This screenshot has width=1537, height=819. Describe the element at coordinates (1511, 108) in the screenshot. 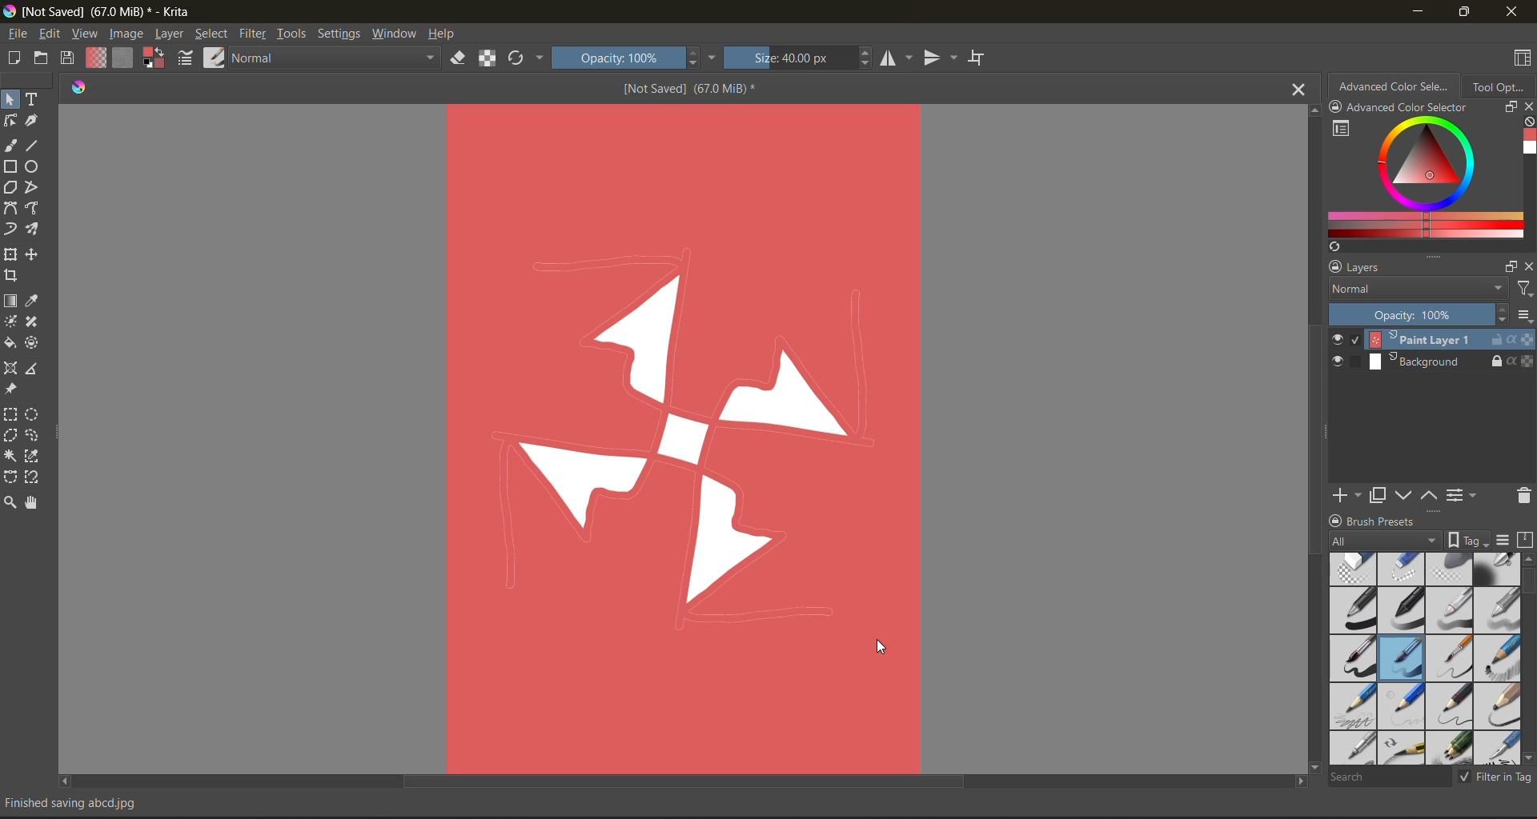

I see `float docker` at that location.